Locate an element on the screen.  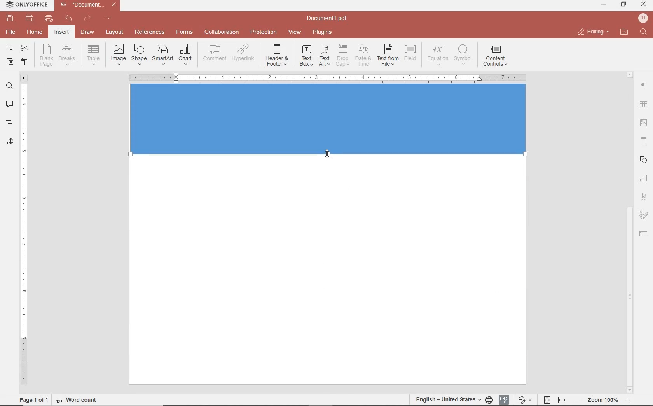
 is located at coordinates (327, 78).